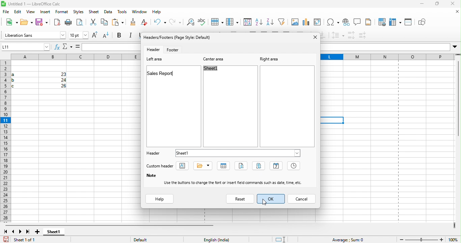  What do you see at coordinates (161, 22) in the screenshot?
I see `redo` at bounding box center [161, 22].